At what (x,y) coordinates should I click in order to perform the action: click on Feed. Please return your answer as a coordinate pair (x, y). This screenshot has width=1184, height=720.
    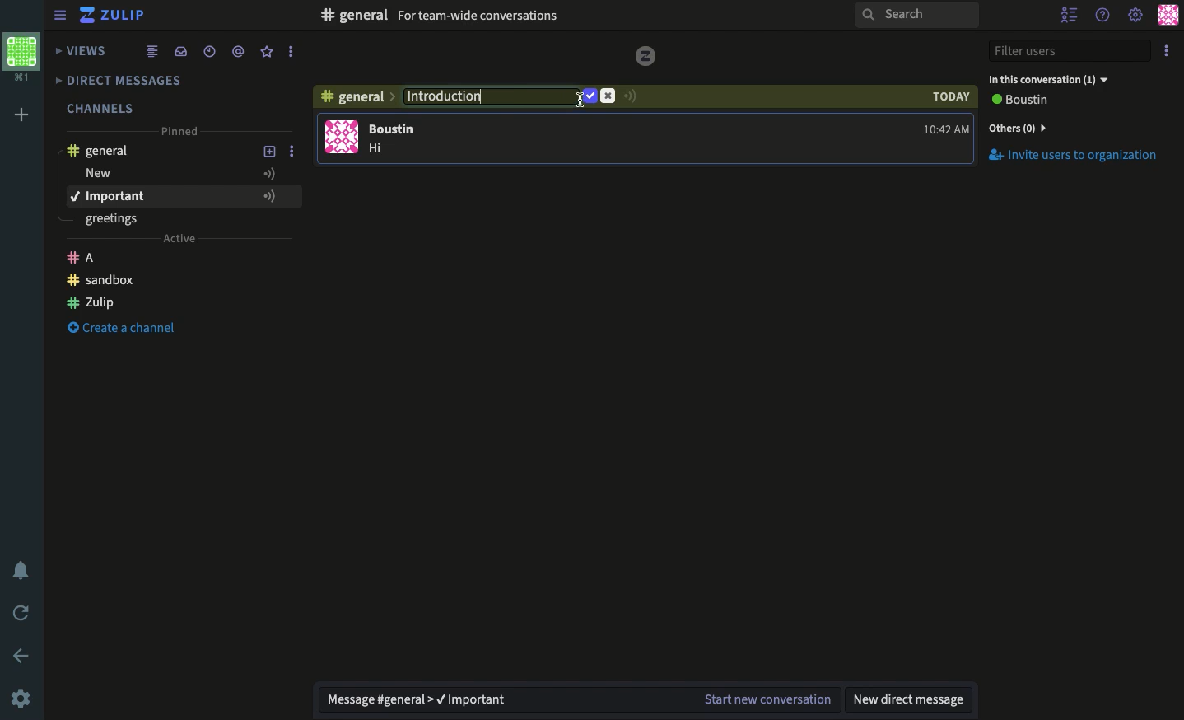
    Looking at the image, I should click on (154, 50).